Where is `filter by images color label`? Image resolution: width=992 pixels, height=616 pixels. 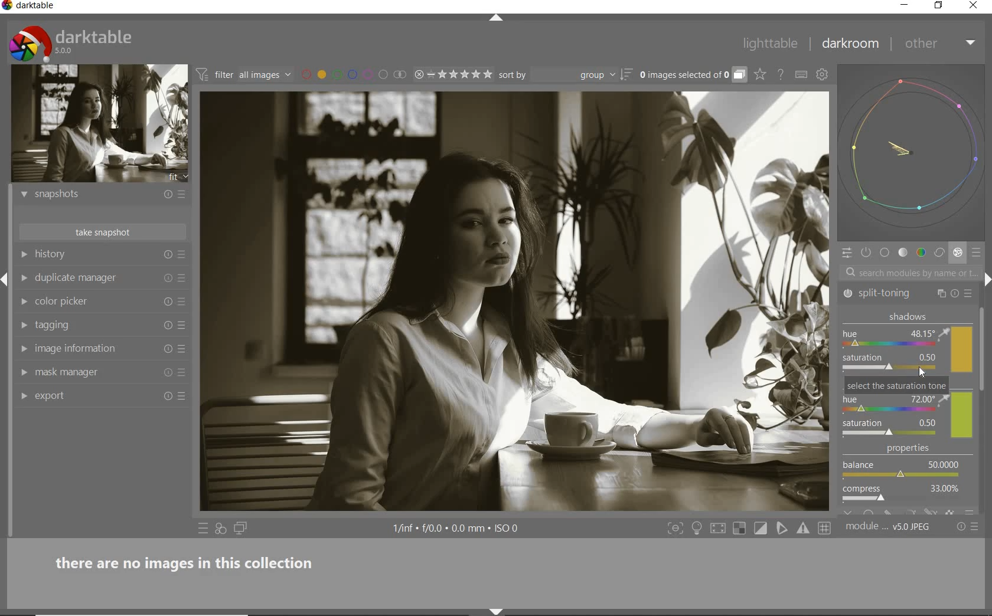 filter by images color label is located at coordinates (353, 74).